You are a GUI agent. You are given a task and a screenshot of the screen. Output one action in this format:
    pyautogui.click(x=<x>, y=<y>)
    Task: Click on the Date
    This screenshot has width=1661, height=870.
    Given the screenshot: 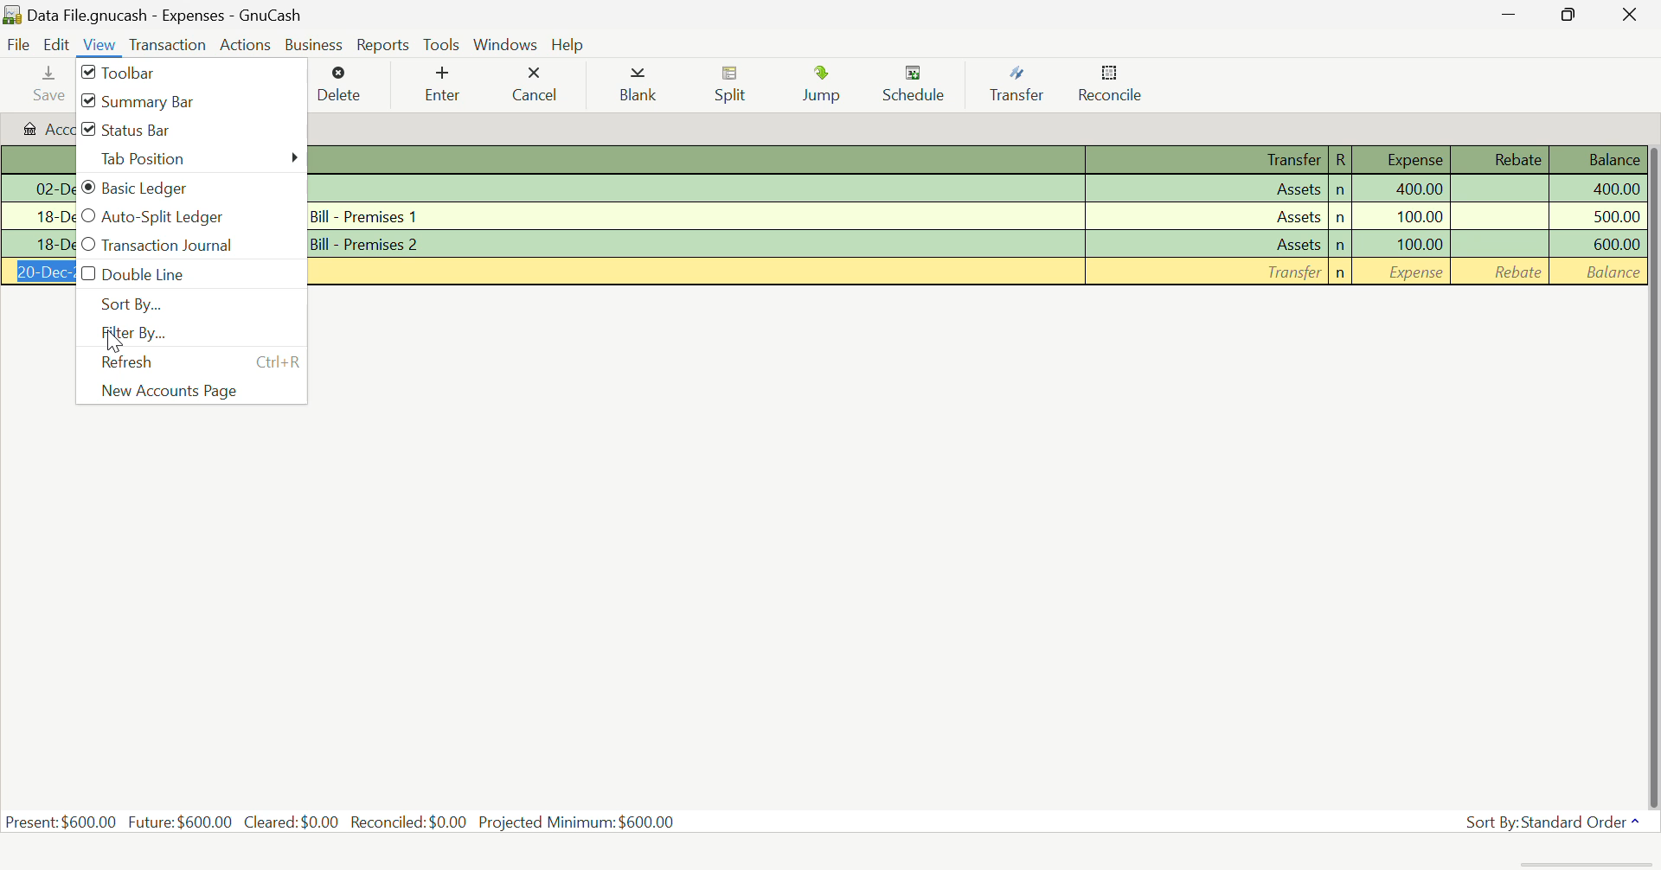 What is the action you would take?
    pyautogui.click(x=37, y=217)
    